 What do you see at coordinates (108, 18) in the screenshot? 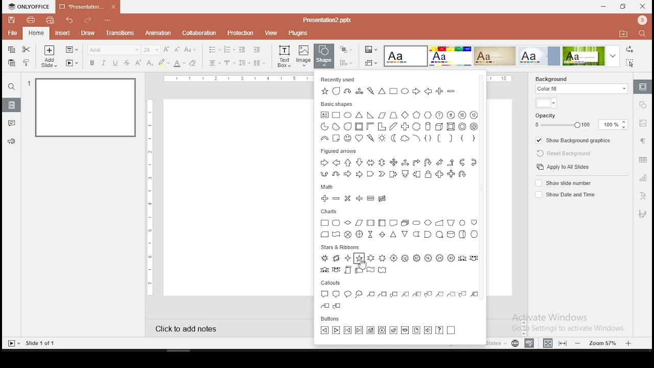
I see `customize quick access toolbar` at bounding box center [108, 18].